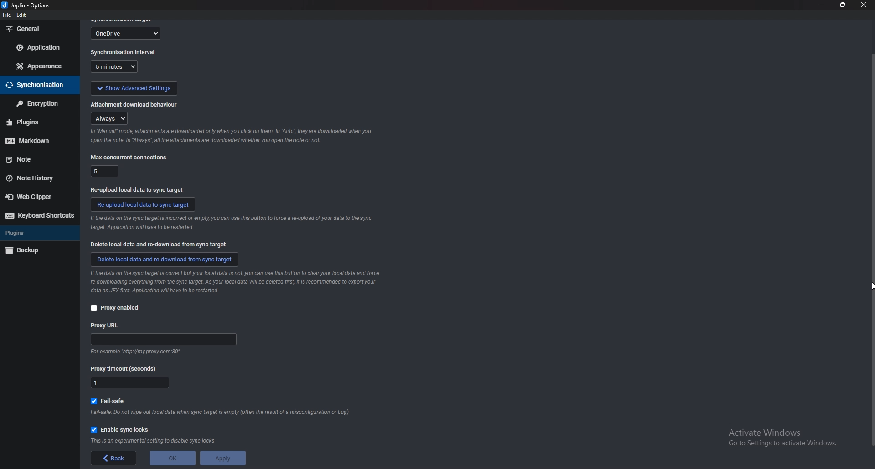  I want to click on reupload , so click(136, 189).